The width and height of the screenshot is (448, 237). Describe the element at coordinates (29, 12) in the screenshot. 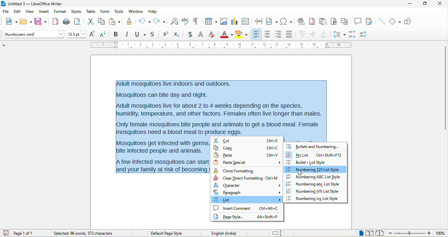

I see `view` at that location.